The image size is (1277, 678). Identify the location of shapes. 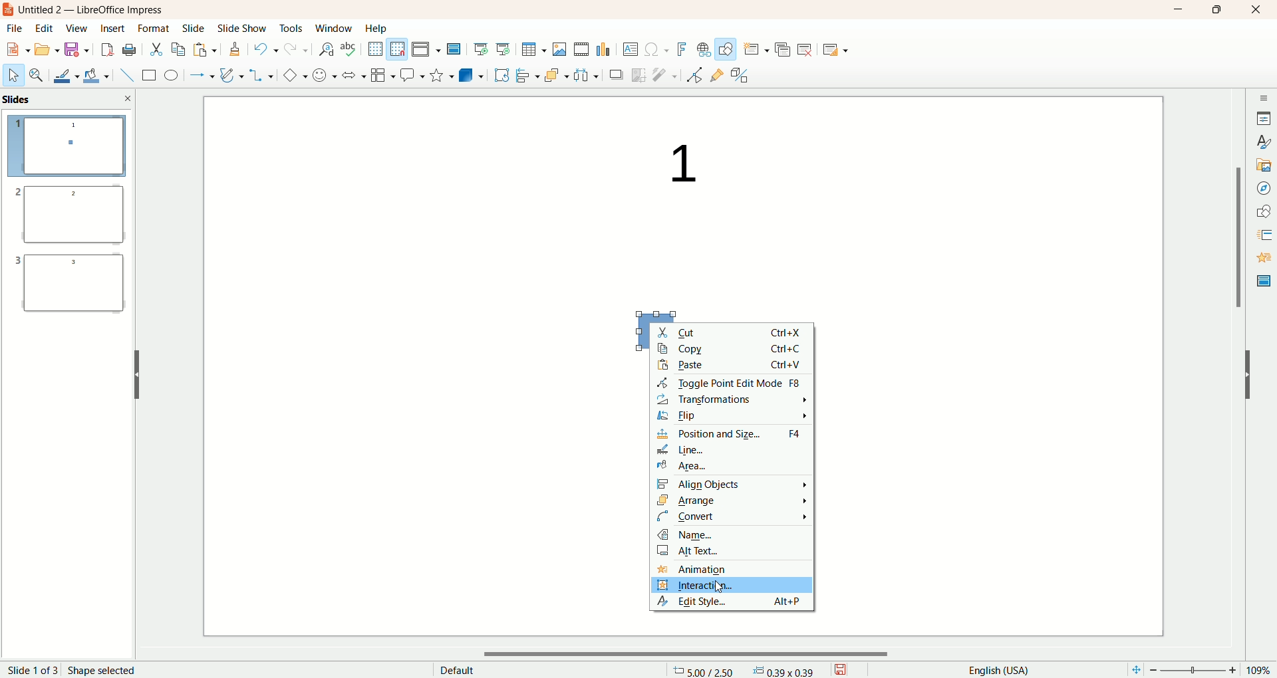
(1264, 209).